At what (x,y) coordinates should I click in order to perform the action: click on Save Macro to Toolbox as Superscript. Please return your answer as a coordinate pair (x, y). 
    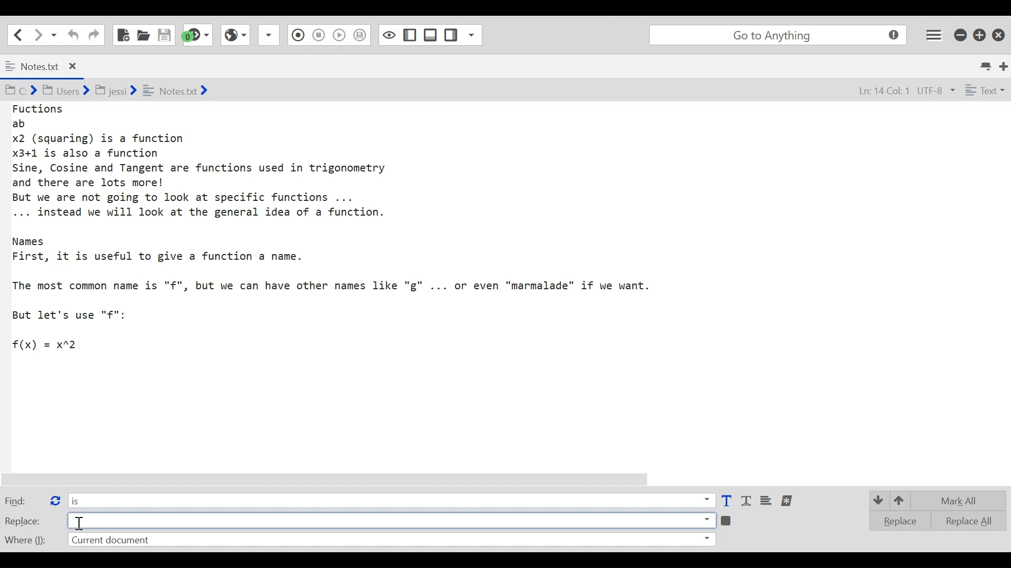
    Looking at the image, I should click on (341, 34).